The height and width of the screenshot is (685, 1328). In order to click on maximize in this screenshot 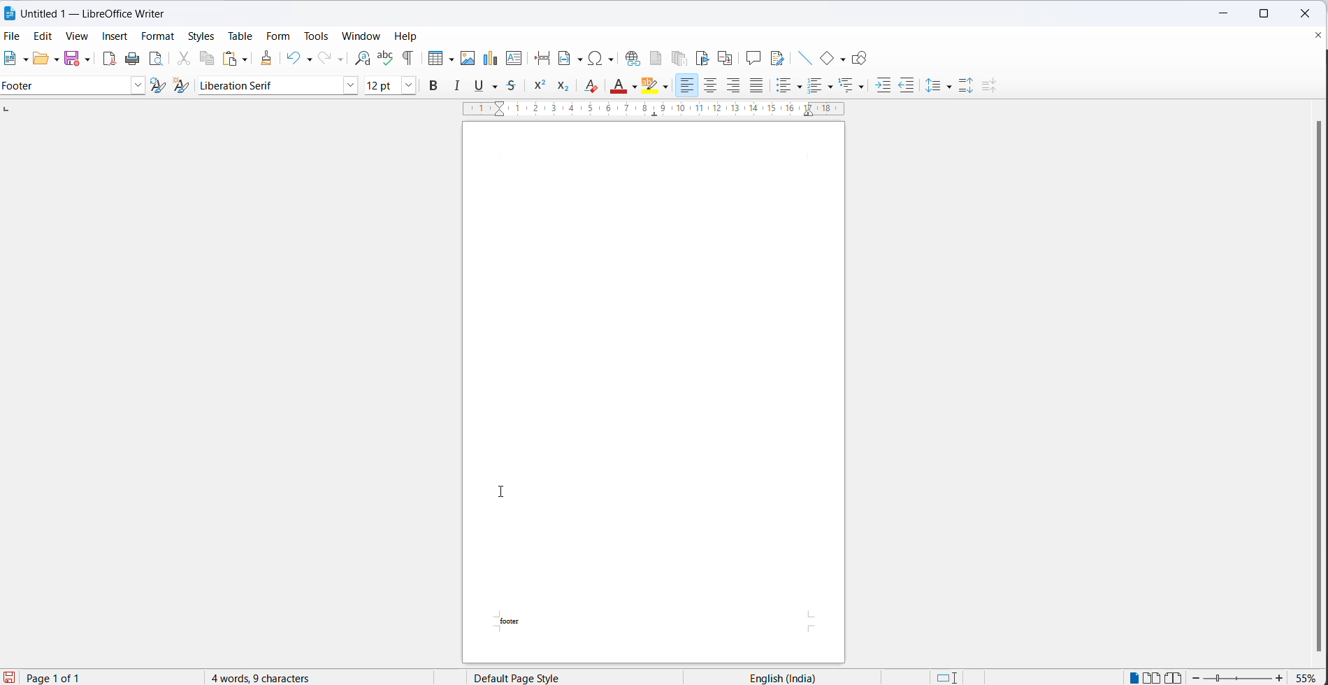, I will do `click(1264, 15)`.